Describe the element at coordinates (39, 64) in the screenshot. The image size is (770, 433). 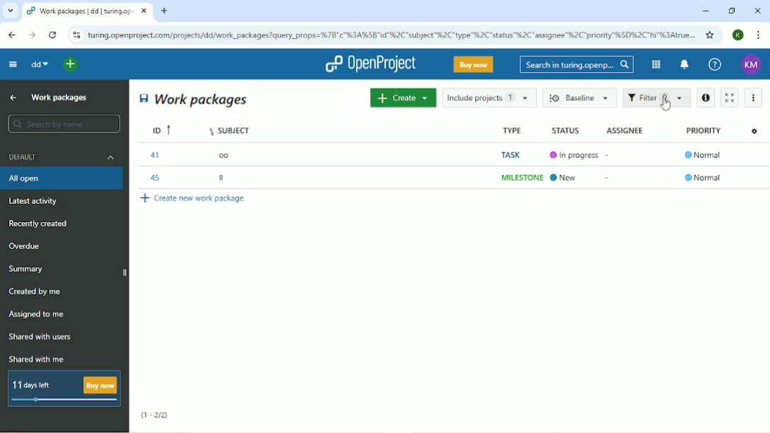
I see `dd` at that location.